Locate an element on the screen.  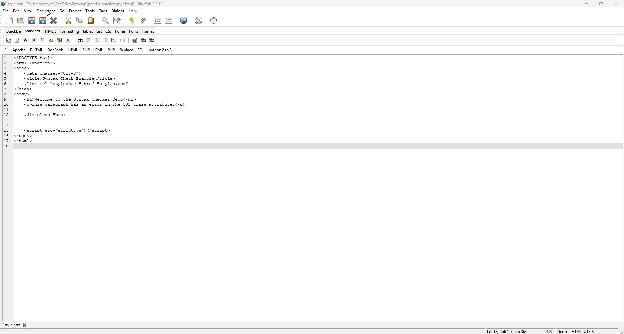
frames is located at coordinates (152, 31).